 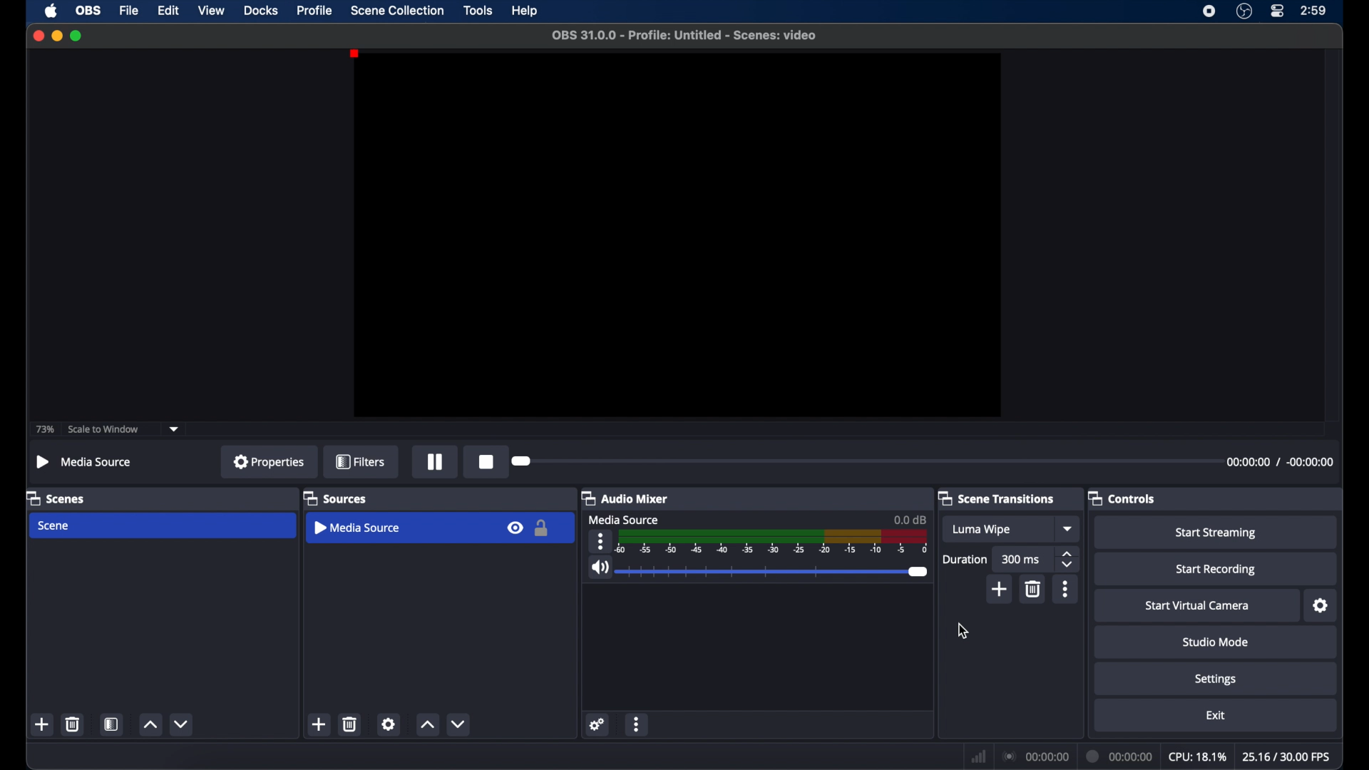 What do you see at coordinates (396, 11) in the screenshot?
I see `scene collection` at bounding box center [396, 11].